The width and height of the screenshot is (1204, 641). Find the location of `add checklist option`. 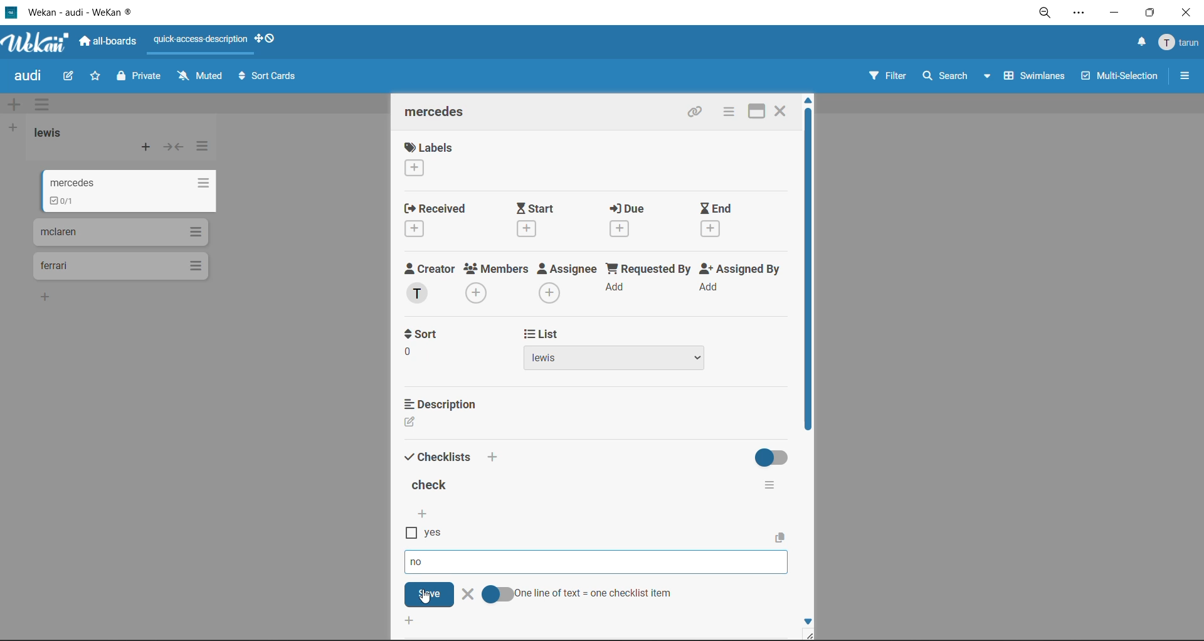

add checklist option is located at coordinates (423, 515).